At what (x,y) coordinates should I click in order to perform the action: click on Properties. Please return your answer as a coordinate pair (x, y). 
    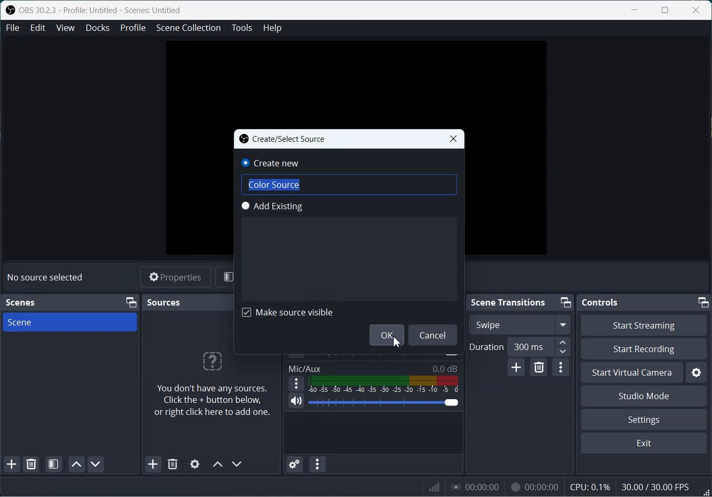
    Looking at the image, I should click on (176, 276).